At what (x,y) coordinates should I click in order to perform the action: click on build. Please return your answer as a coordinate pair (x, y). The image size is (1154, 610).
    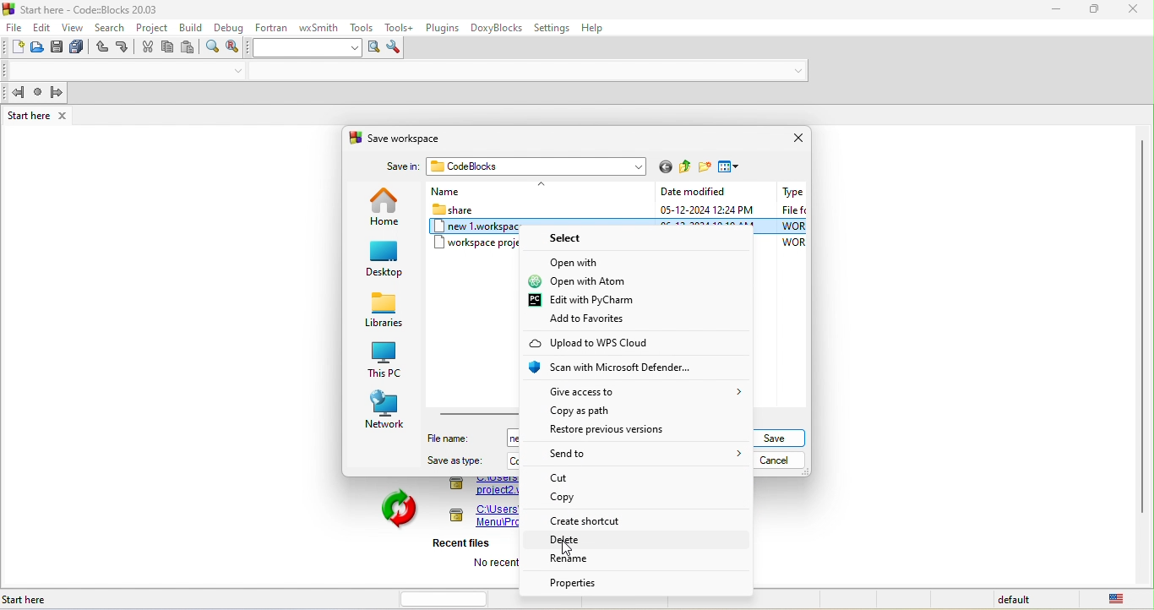
    Looking at the image, I should click on (191, 27).